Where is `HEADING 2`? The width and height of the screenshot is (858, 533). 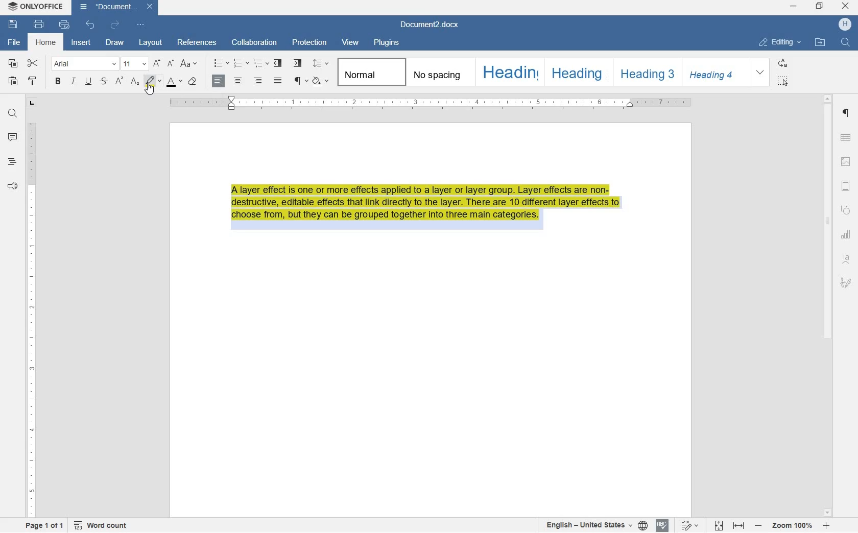 HEADING 2 is located at coordinates (577, 72).